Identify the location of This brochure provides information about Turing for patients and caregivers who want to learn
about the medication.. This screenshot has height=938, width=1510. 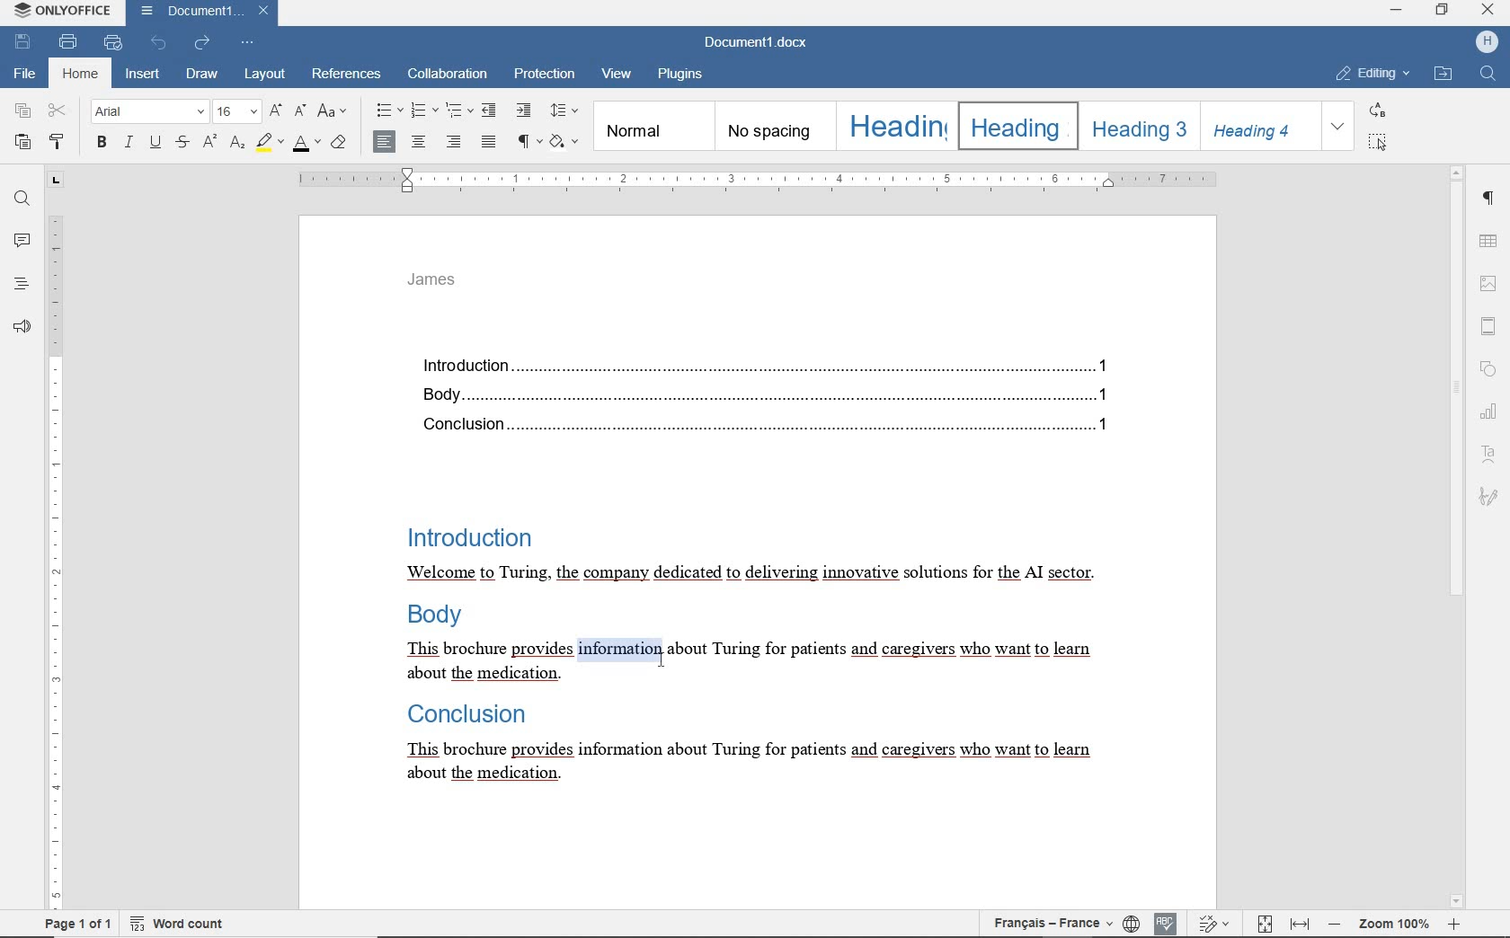
(750, 662).